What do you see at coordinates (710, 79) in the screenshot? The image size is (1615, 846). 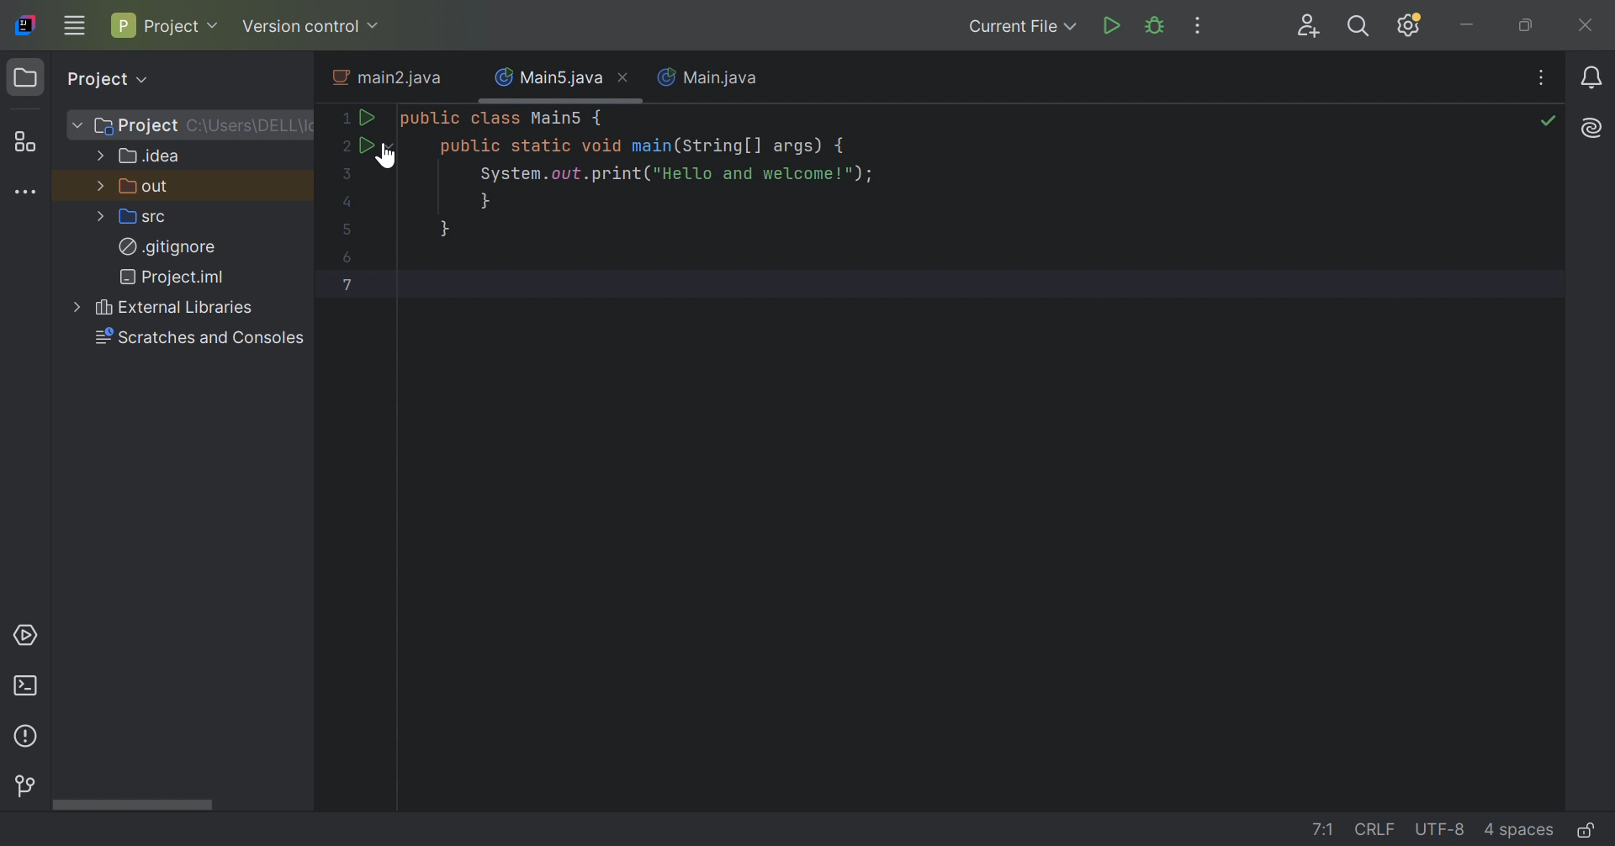 I see `Main.java` at bounding box center [710, 79].